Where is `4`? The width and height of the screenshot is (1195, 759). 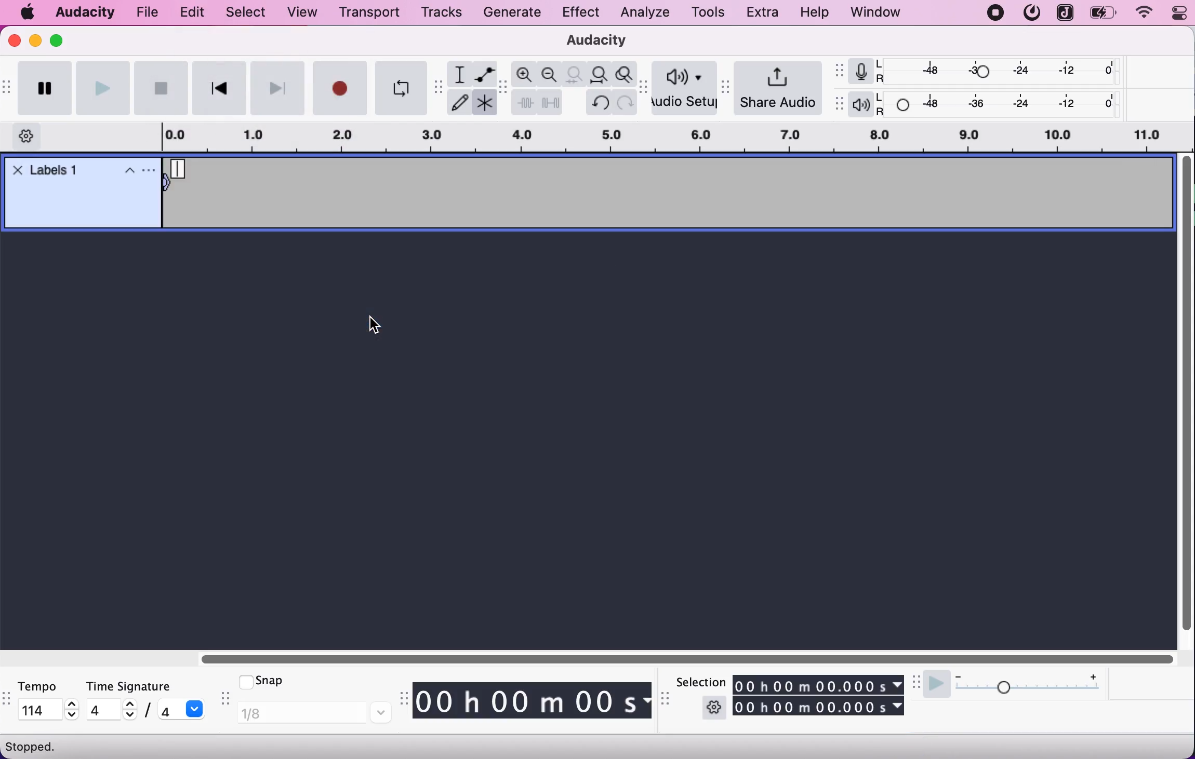
4 is located at coordinates (97, 709).